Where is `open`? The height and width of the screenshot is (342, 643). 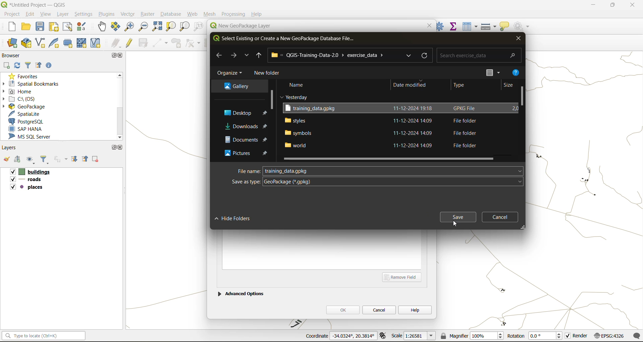
open is located at coordinates (6, 161).